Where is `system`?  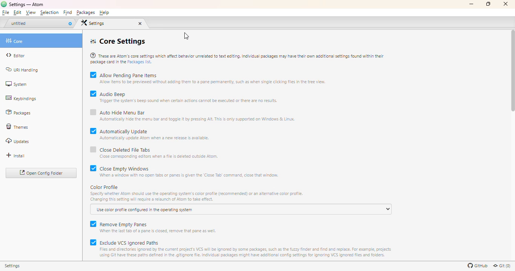
system is located at coordinates (16, 84).